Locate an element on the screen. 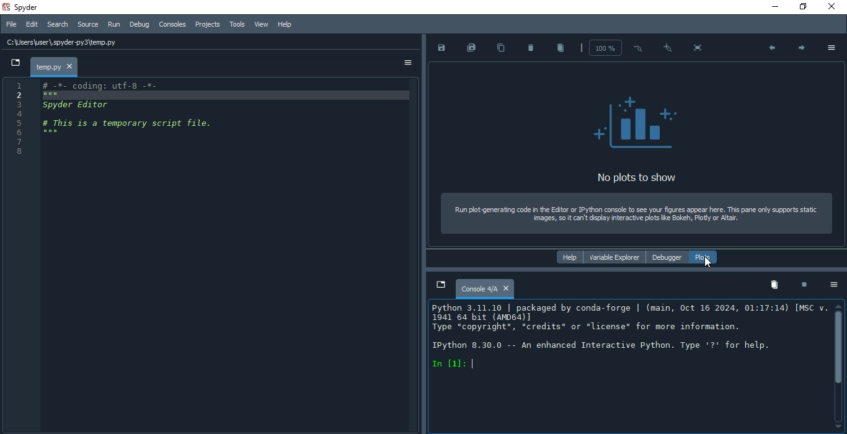  spyder logo is located at coordinates (6, 7).